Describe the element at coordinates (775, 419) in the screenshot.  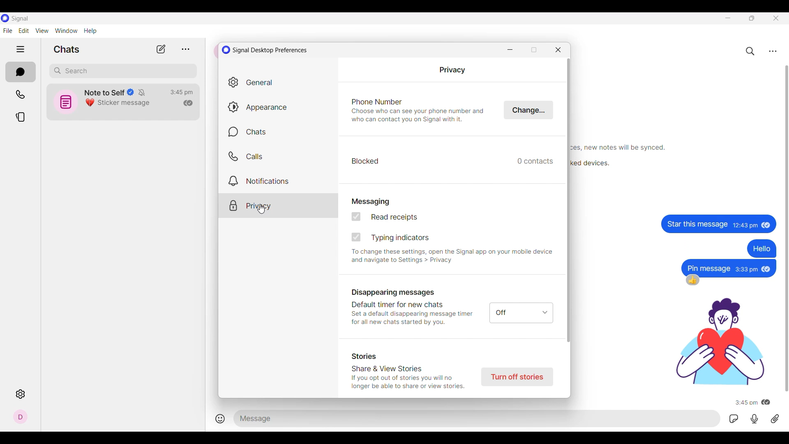
I see `Attachment ` at that location.